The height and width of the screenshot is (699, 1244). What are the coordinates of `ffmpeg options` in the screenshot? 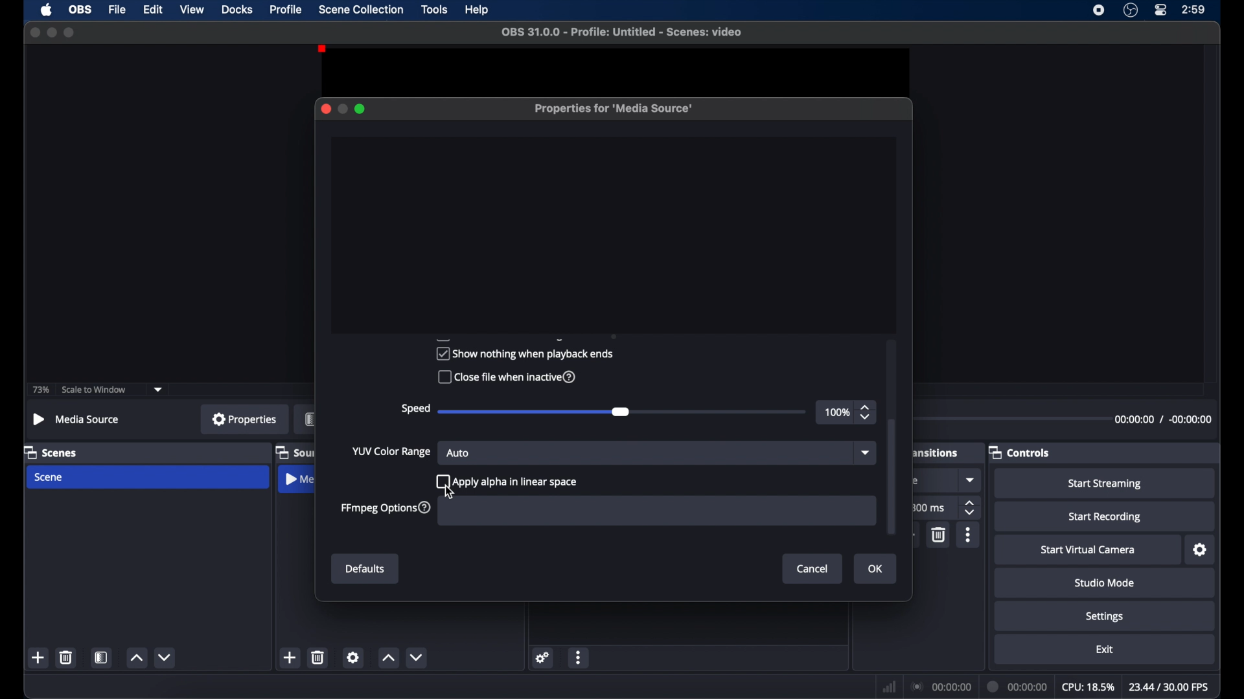 It's located at (386, 507).